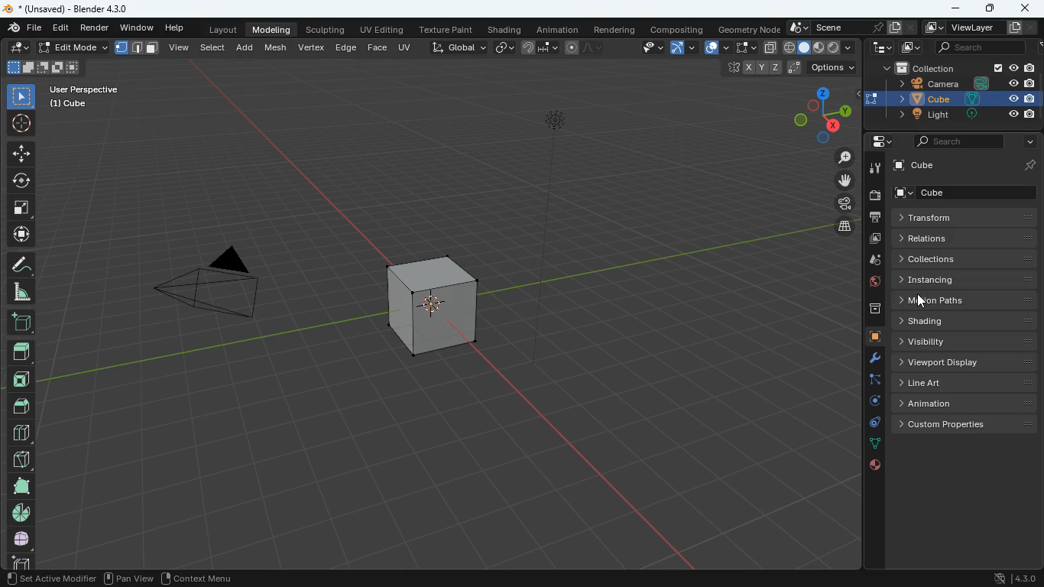  What do you see at coordinates (969, 342) in the screenshot?
I see `visibility` at bounding box center [969, 342].